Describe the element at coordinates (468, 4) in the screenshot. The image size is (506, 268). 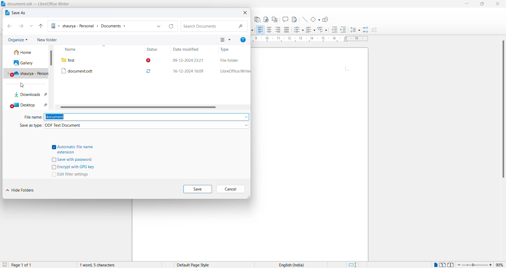
I see `minimize` at that location.